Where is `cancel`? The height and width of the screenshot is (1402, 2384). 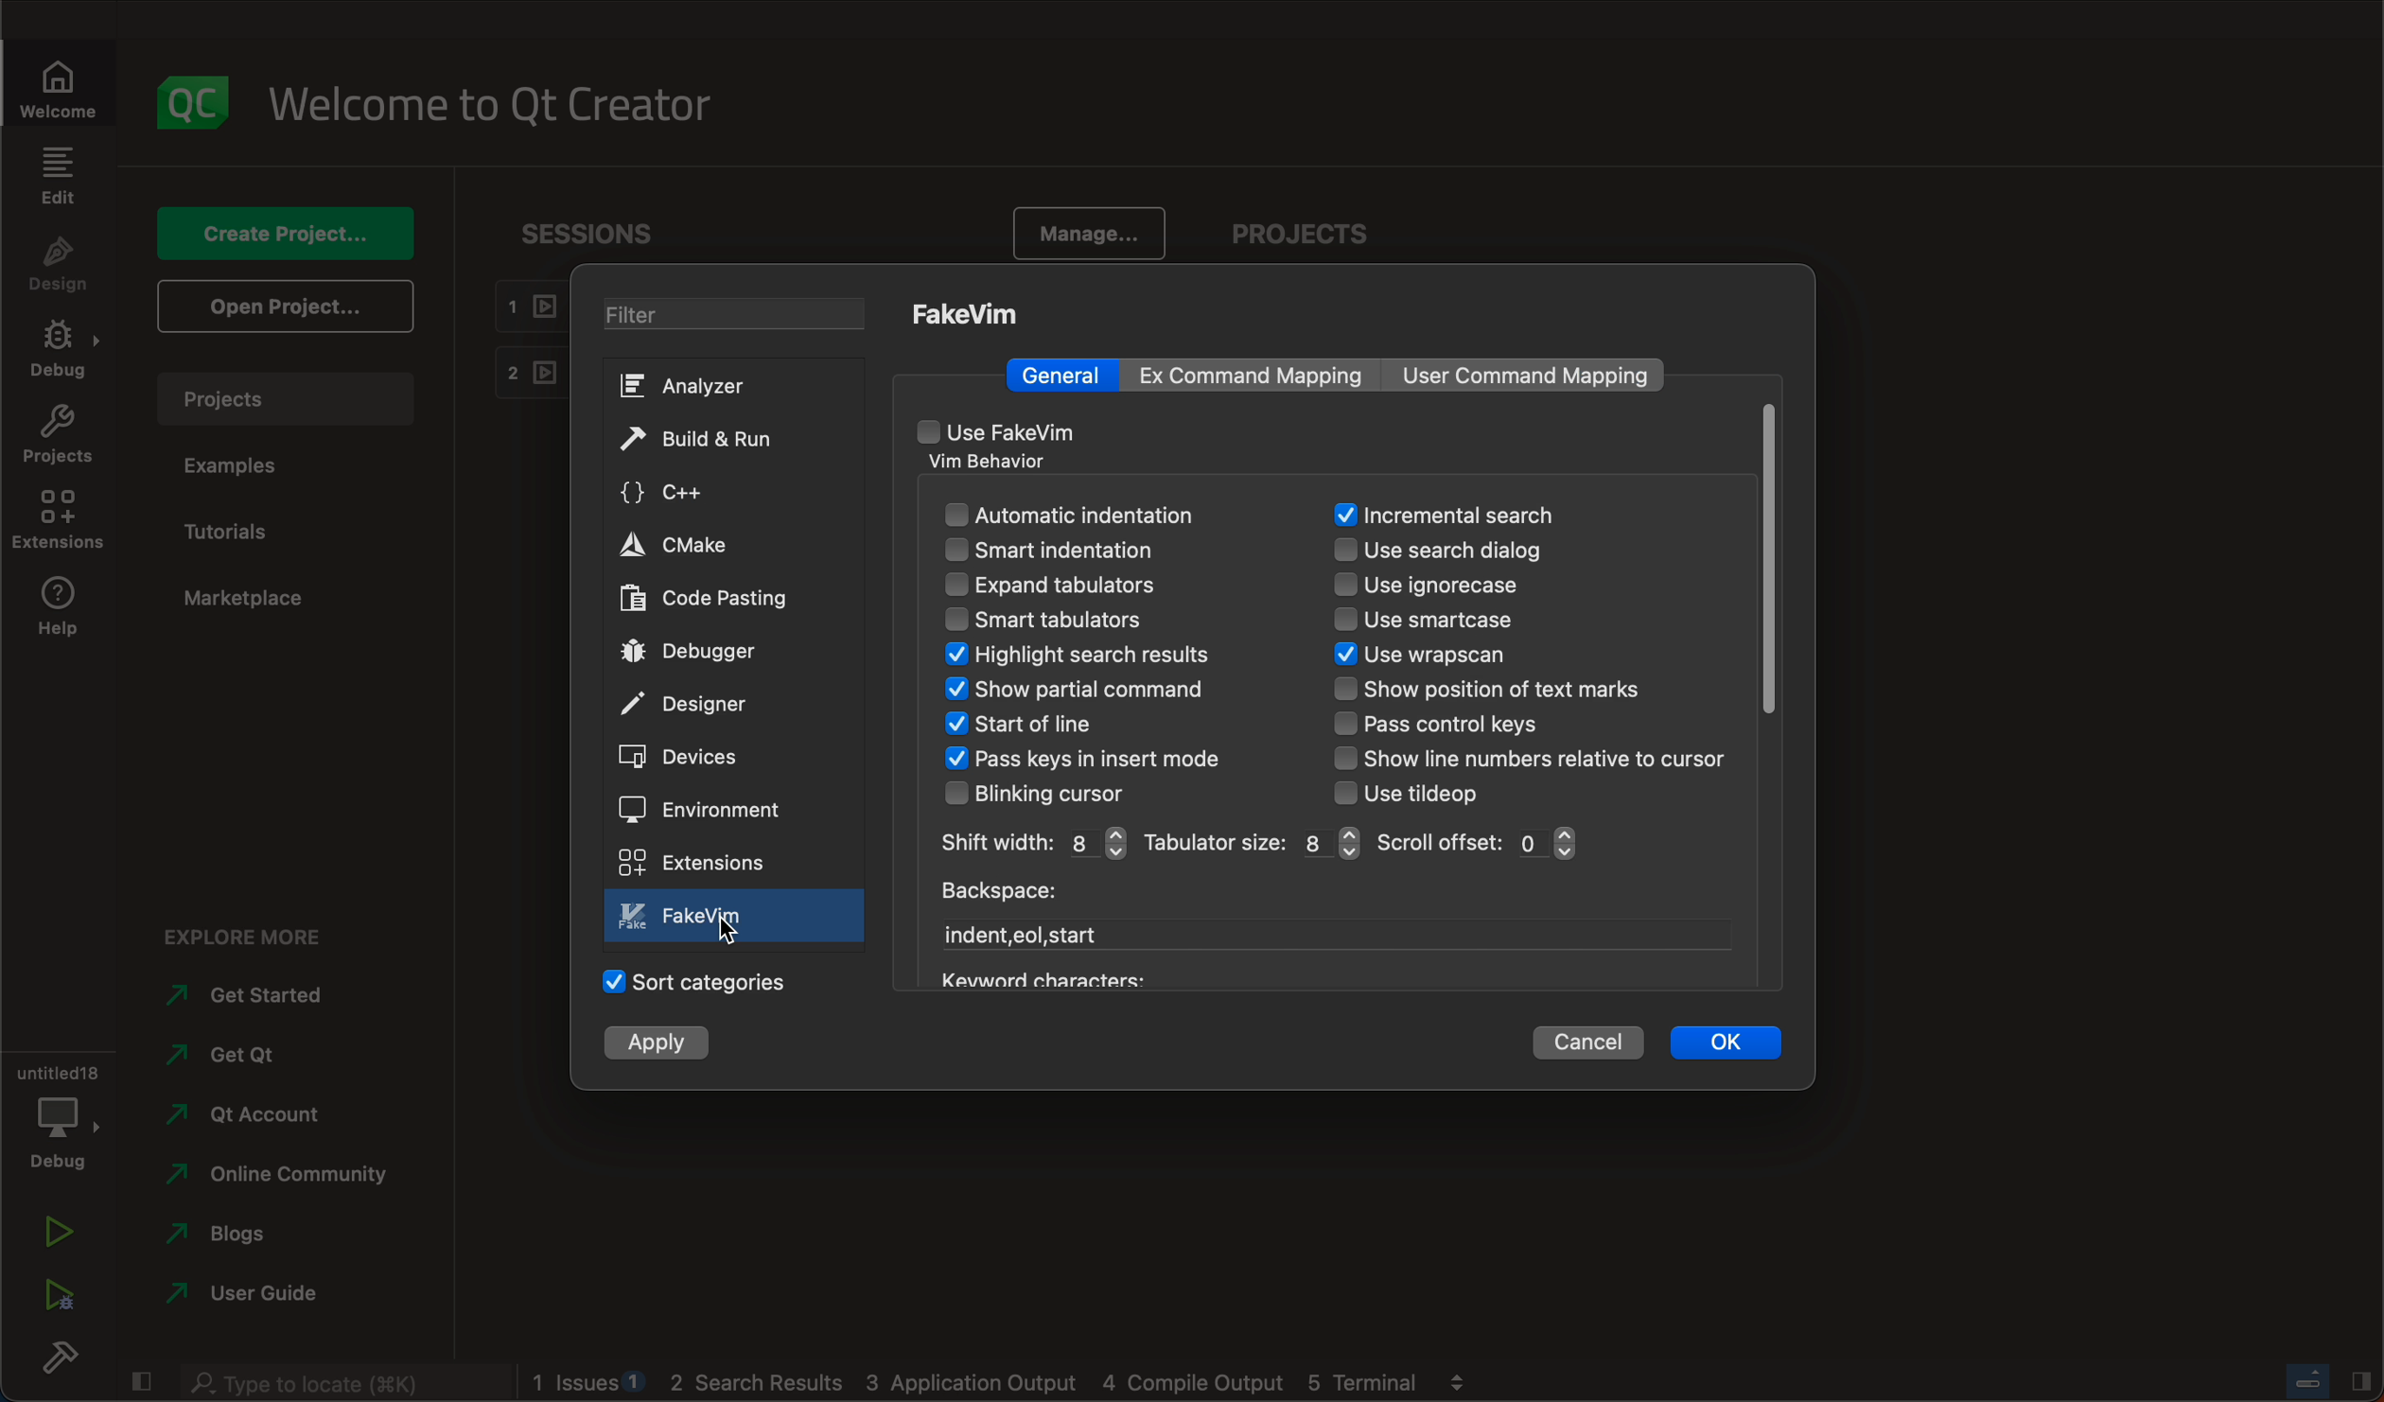
cancel is located at coordinates (1588, 1043).